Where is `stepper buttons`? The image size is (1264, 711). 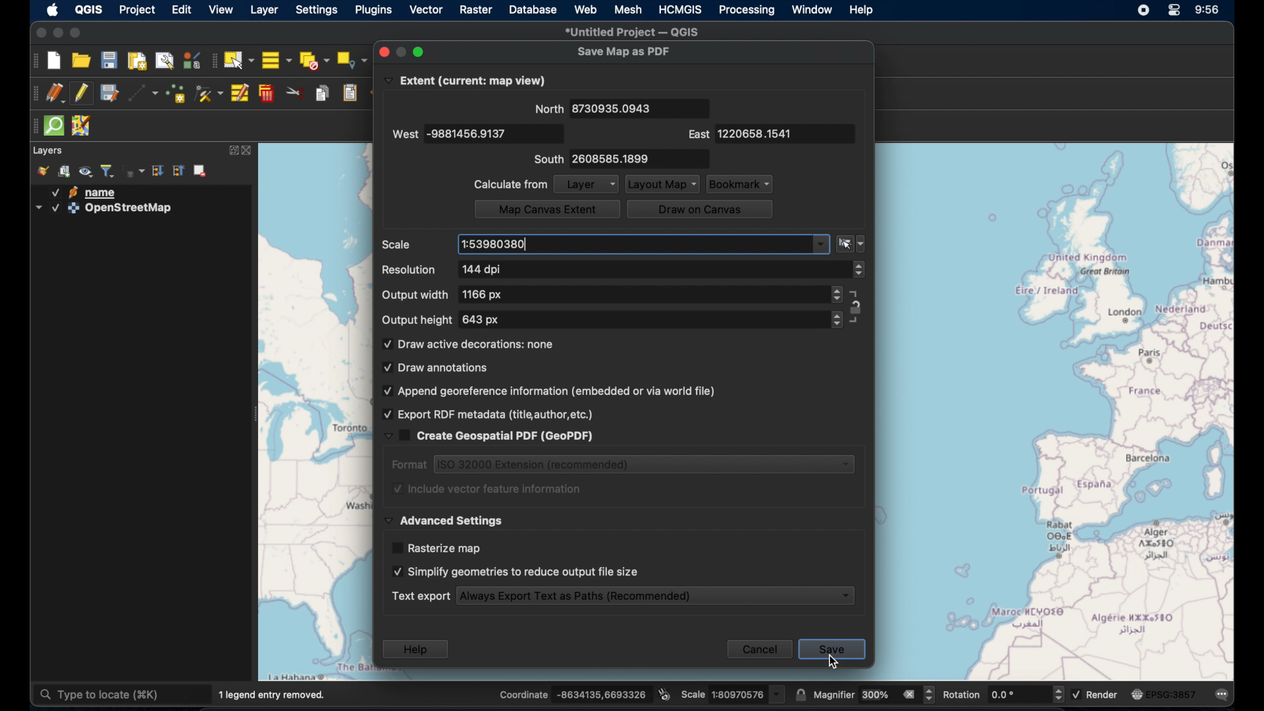 stepper buttons is located at coordinates (834, 320).